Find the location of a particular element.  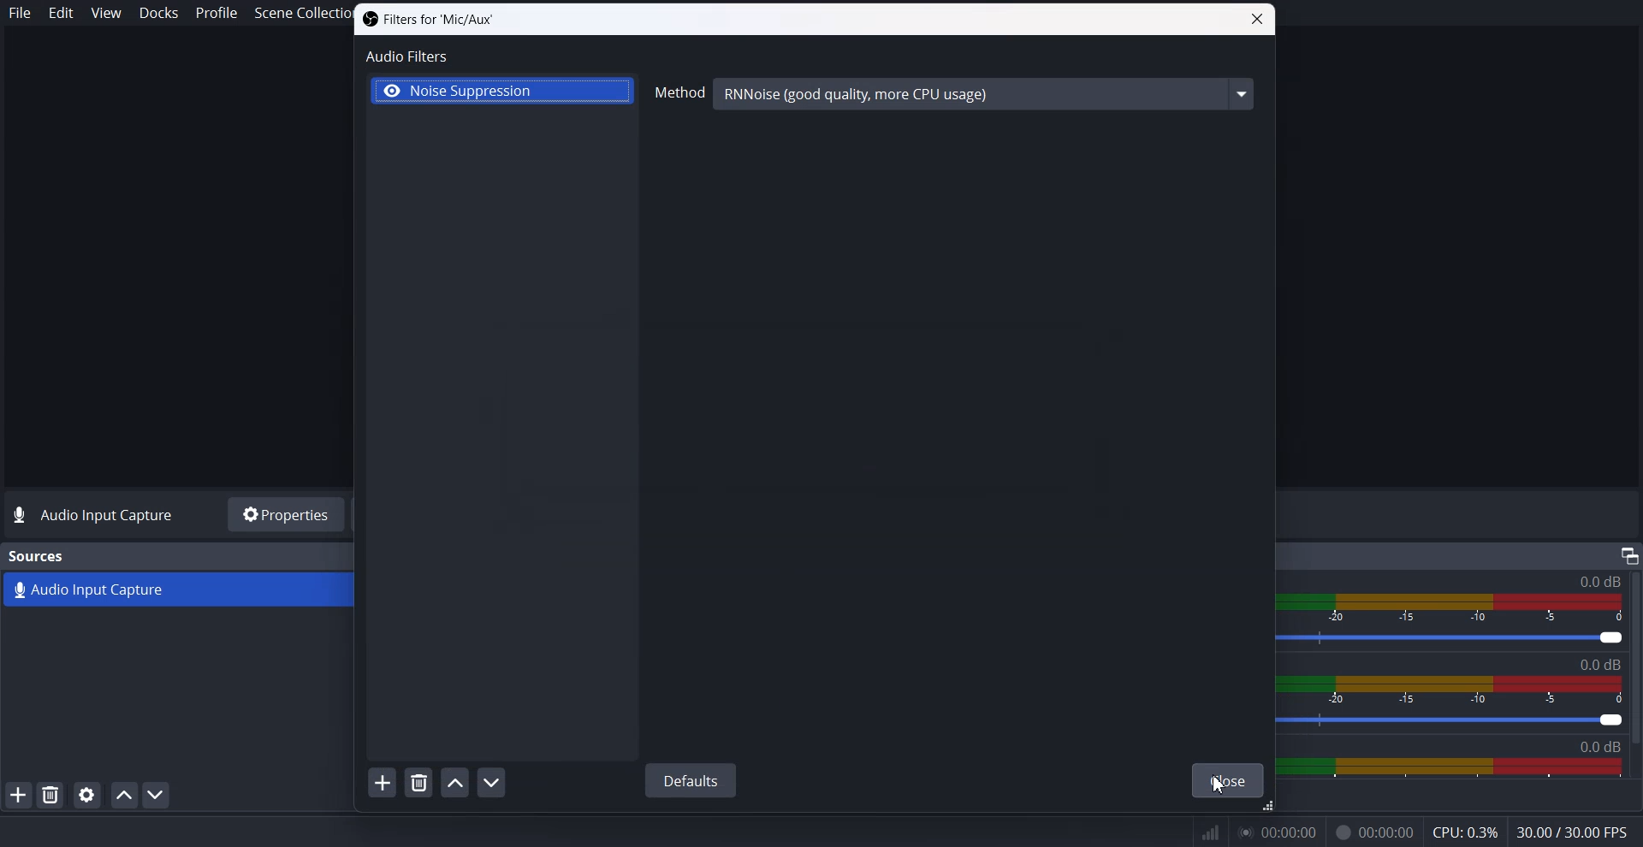

CPU: 0.3% is located at coordinates (1464, 834).